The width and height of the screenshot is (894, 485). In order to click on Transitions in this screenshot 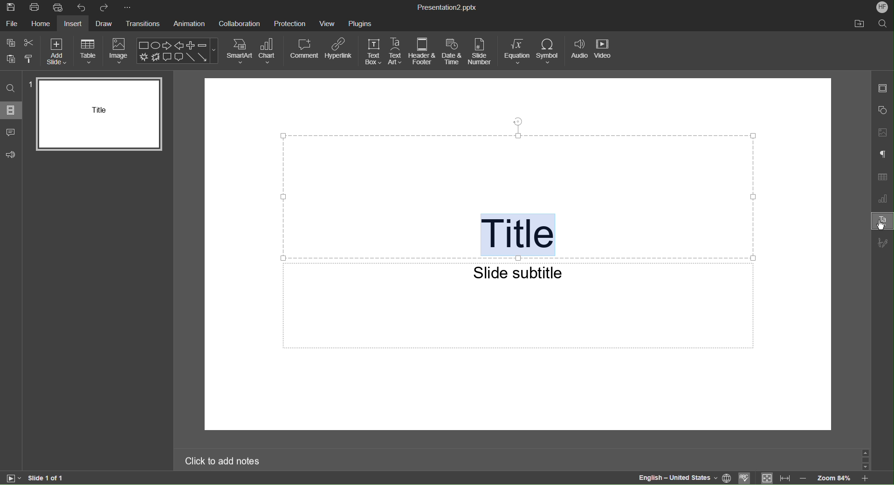, I will do `click(144, 24)`.